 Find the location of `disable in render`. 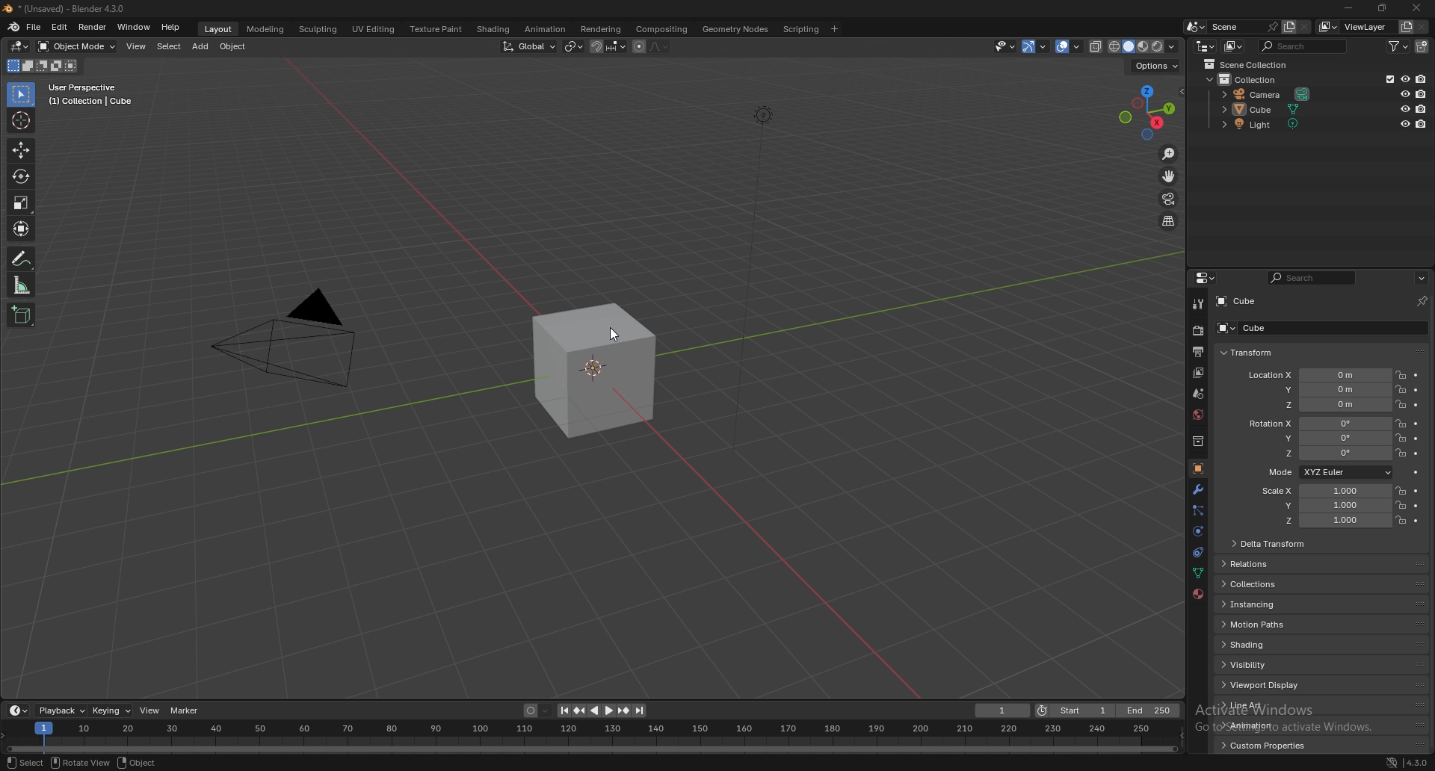

disable in render is located at coordinates (1425, 79).